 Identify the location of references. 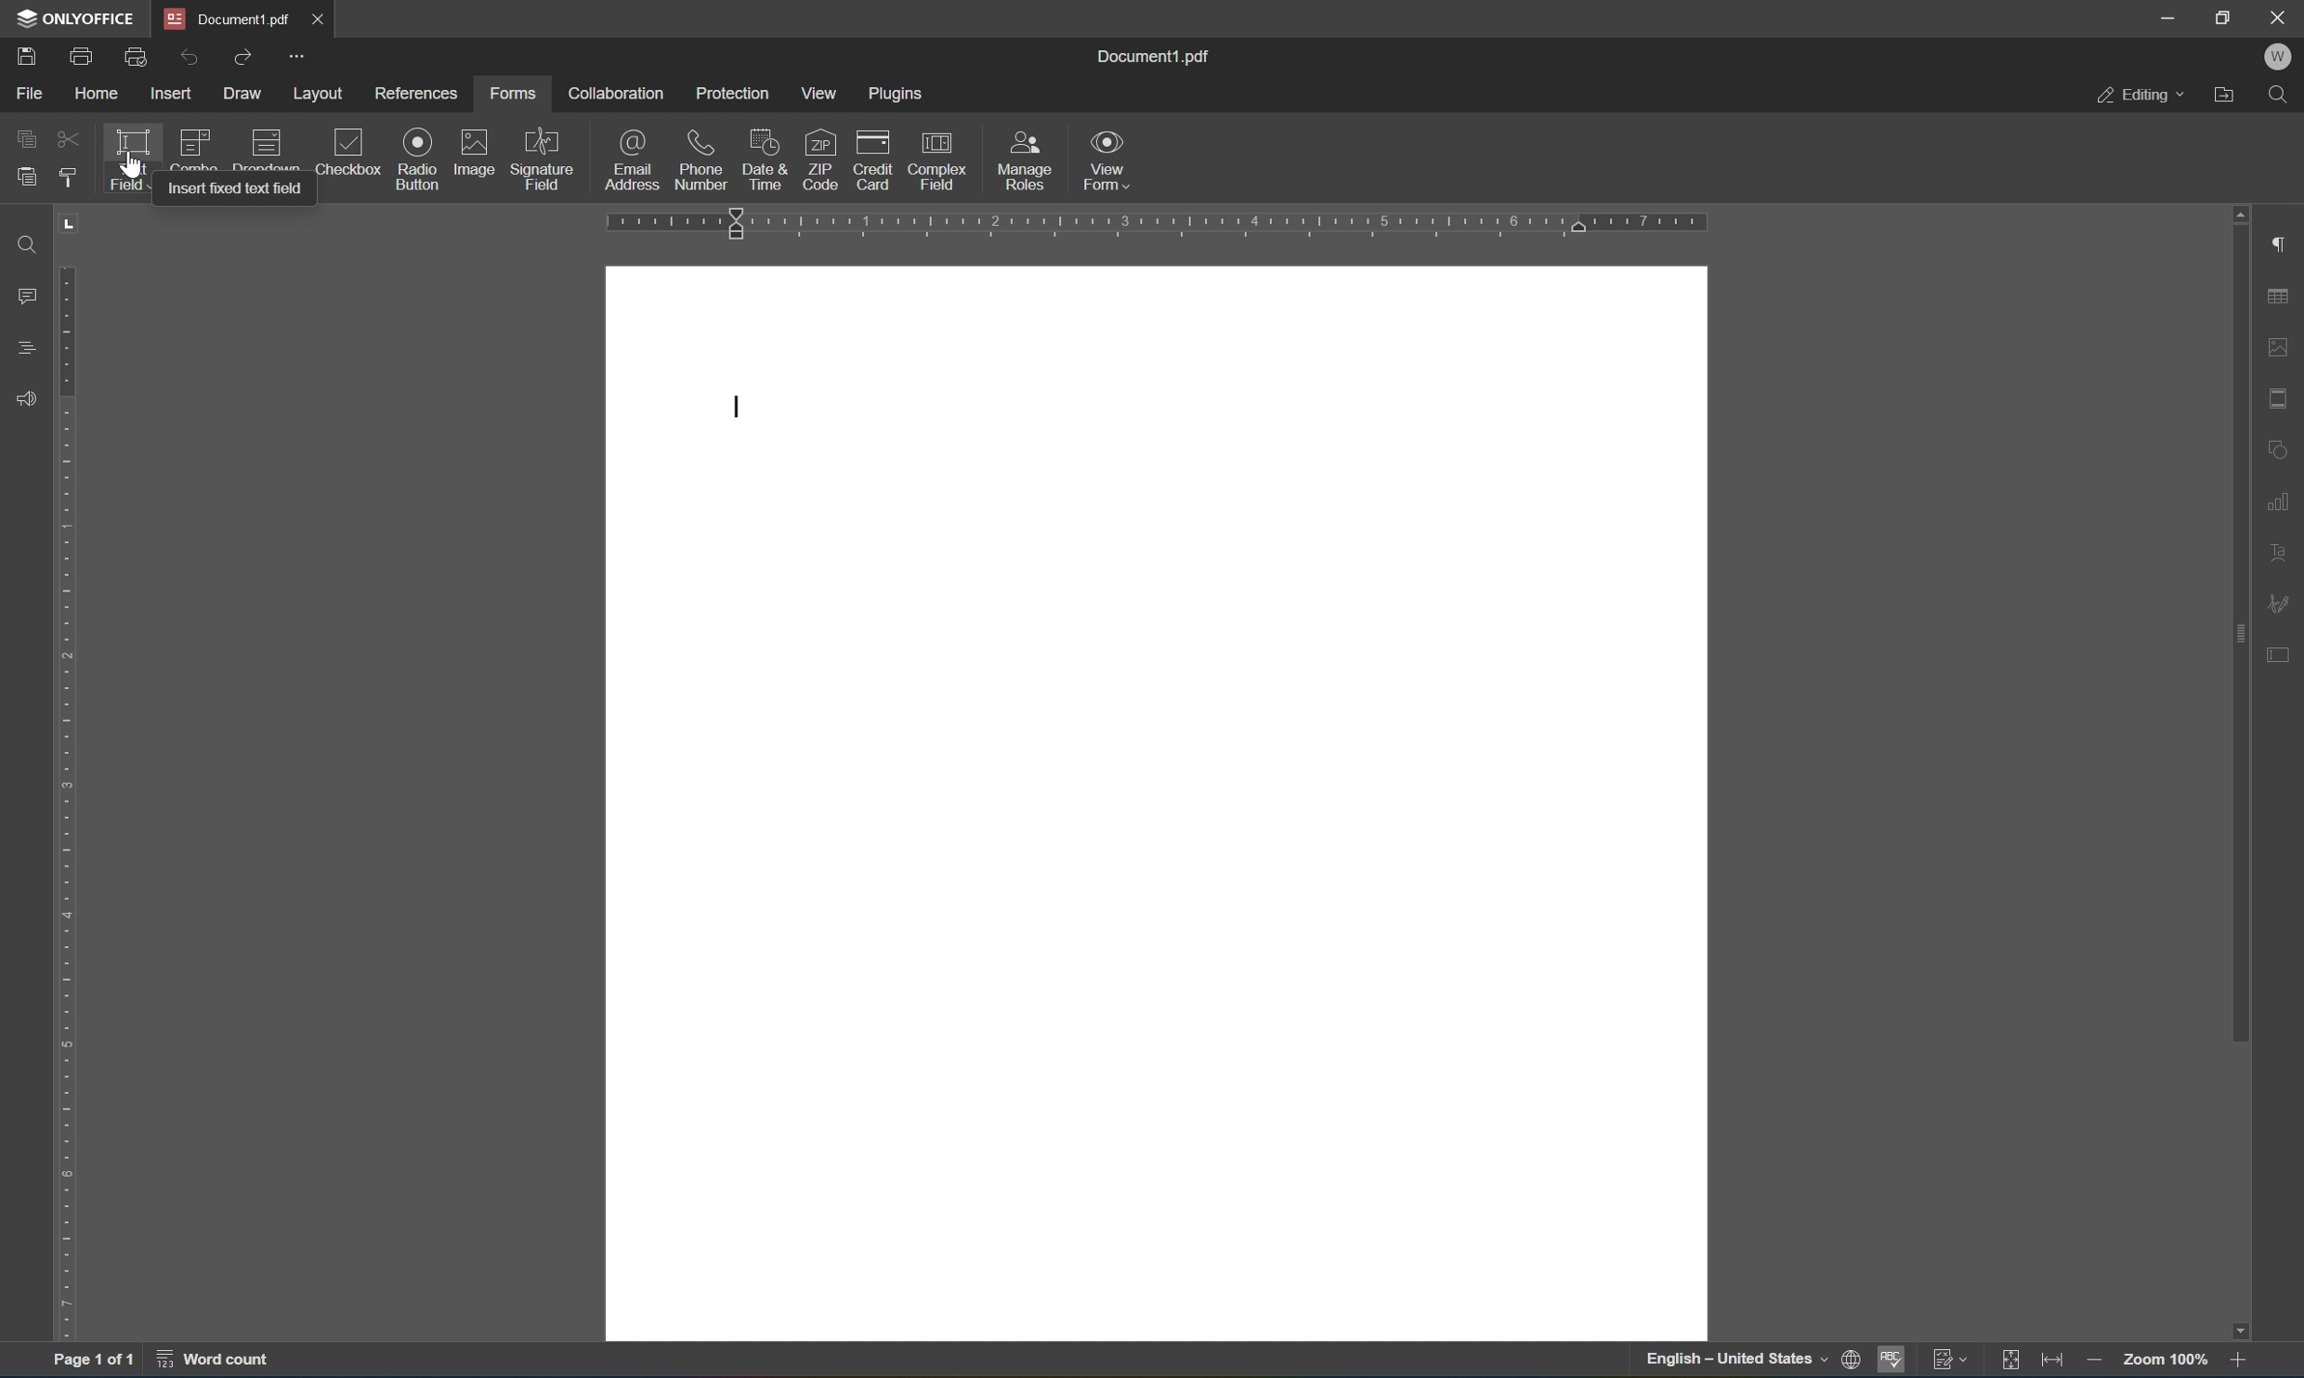
(416, 94).